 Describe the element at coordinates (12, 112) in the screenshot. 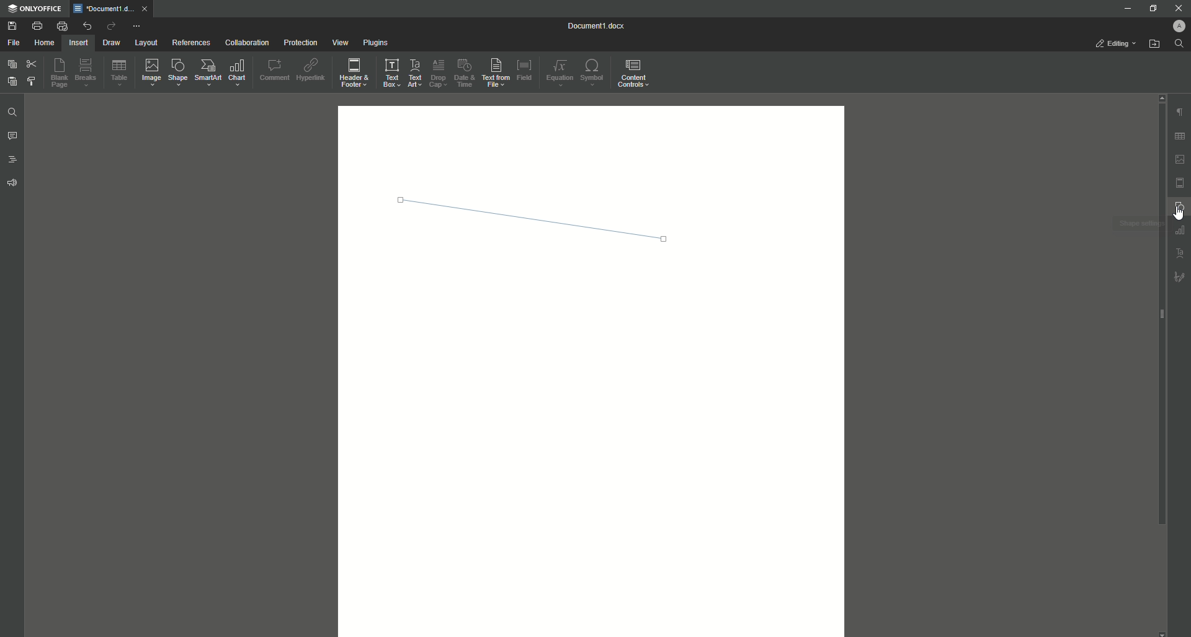

I see `Find` at that location.